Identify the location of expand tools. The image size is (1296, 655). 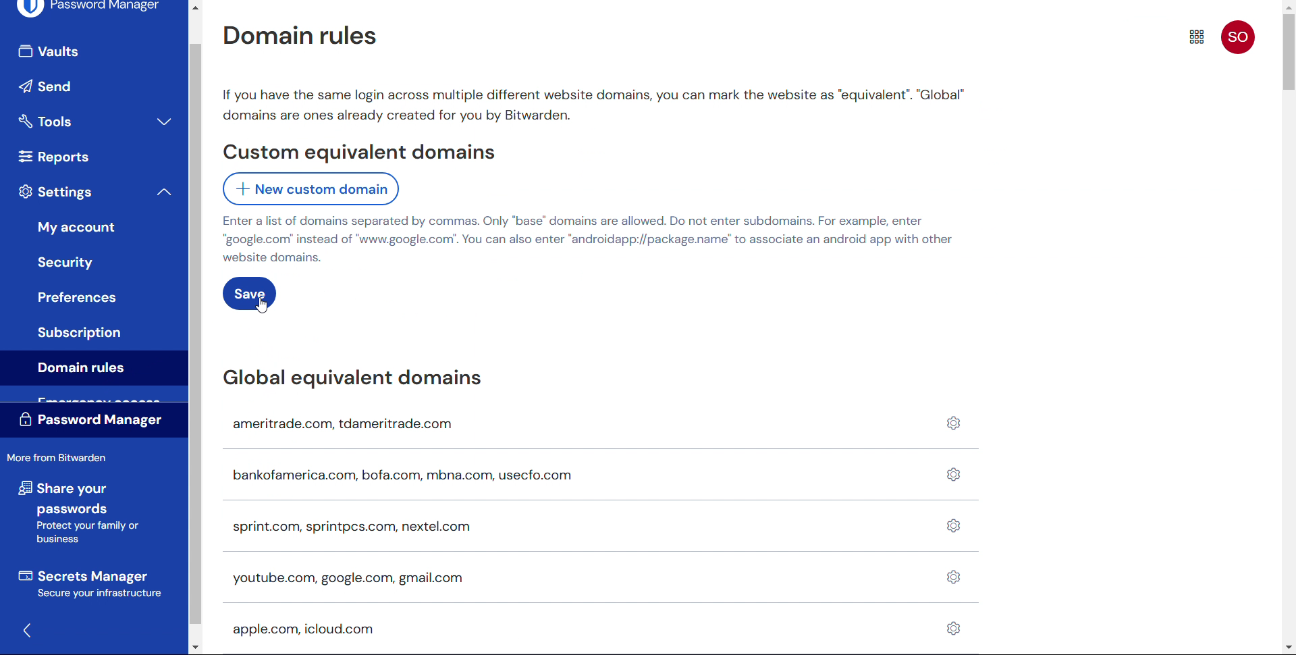
(164, 120).